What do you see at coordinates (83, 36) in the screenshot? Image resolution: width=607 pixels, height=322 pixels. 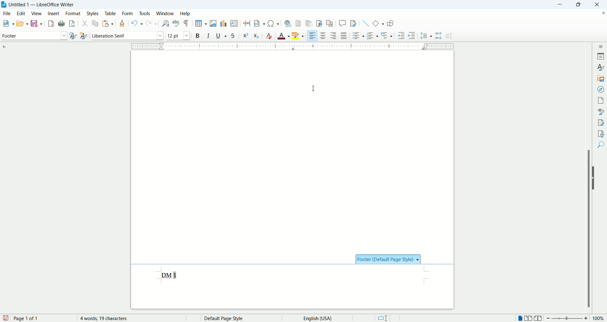 I see `new style` at bounding box center [83, 36].